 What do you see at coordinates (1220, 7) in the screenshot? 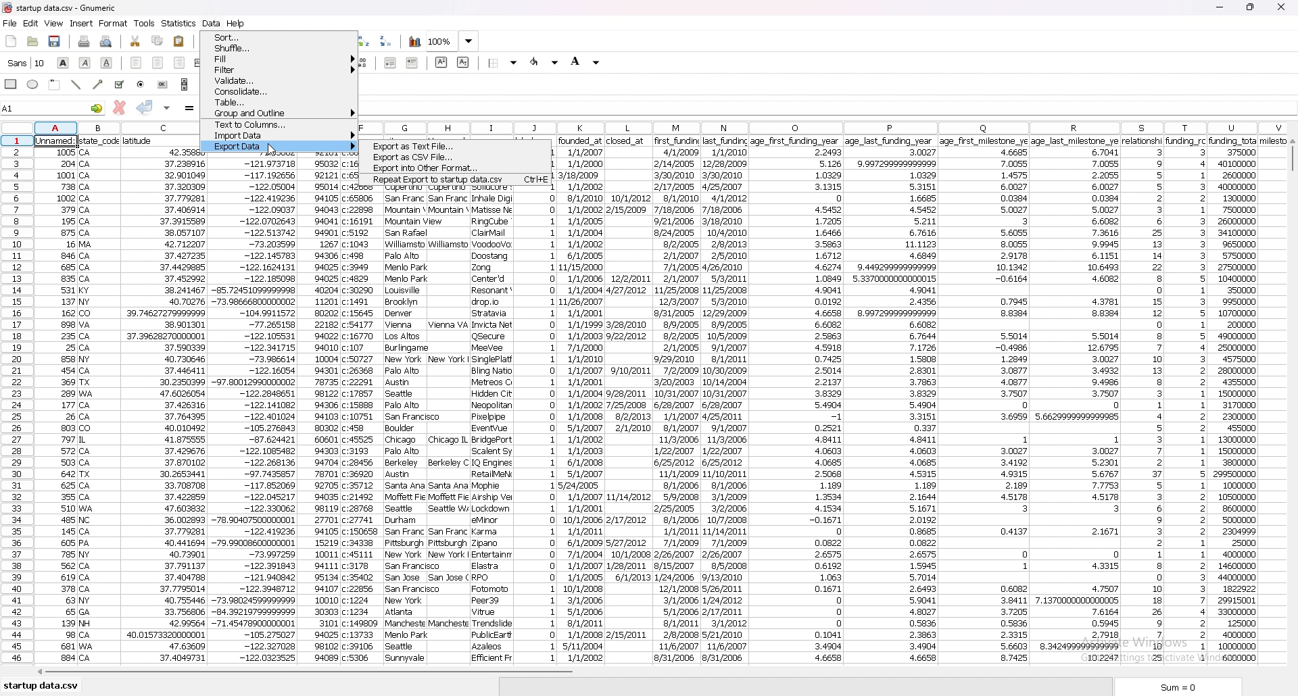
I see `minimize` at bounding box center [1220, 7].